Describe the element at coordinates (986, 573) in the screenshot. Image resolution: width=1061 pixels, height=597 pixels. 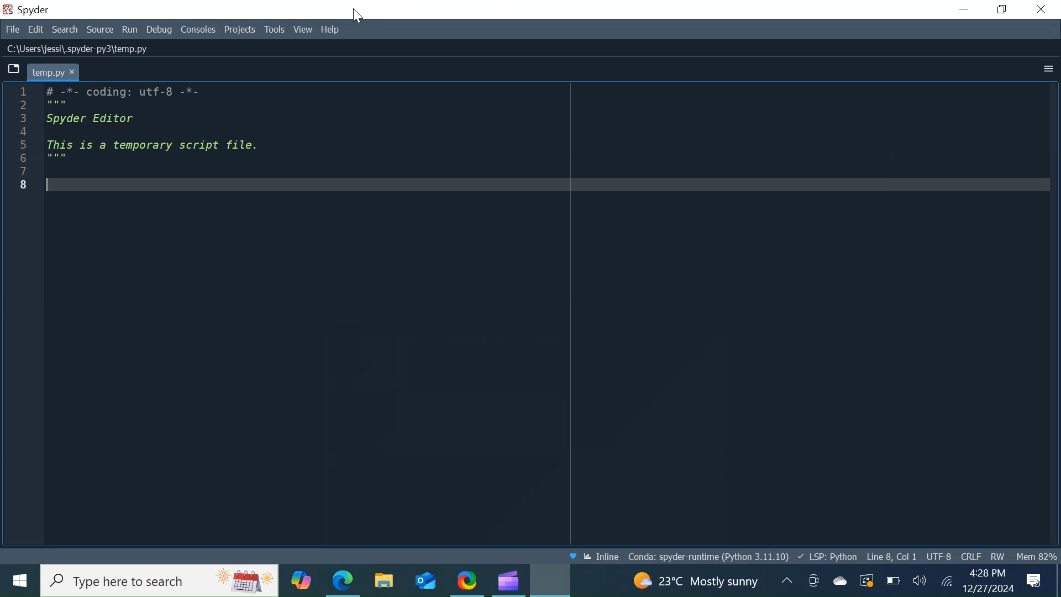
I see `Time` at that location.